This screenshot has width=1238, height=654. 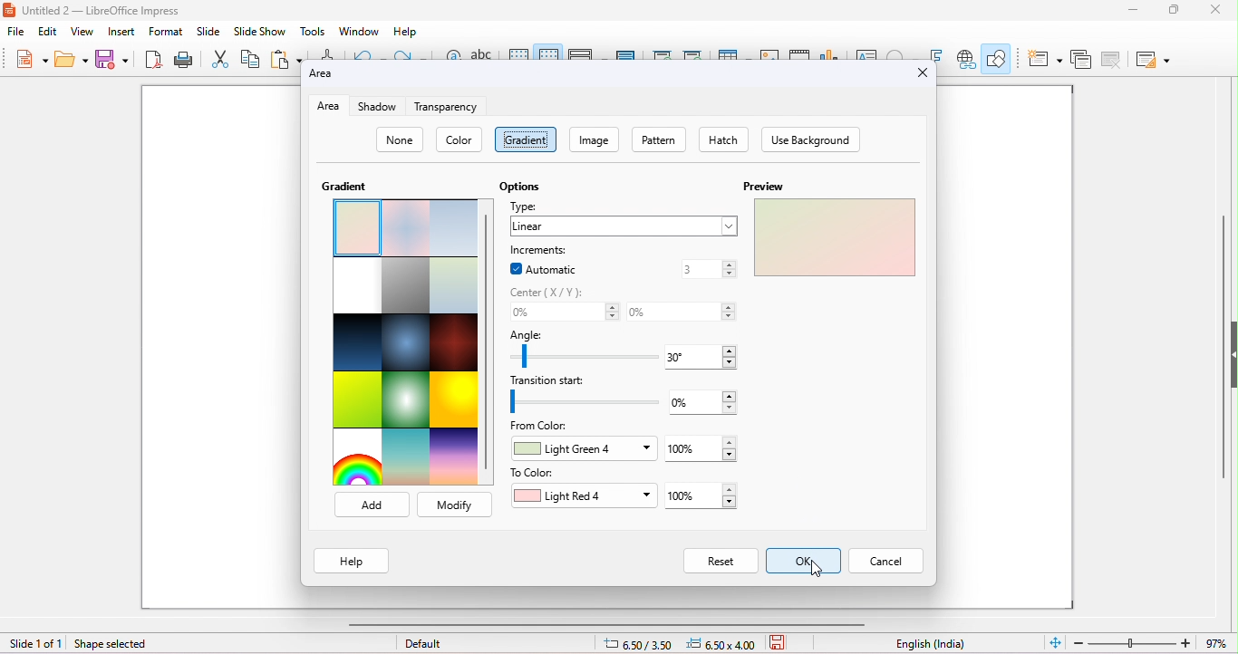 What do you see at coordinates (998, 57) in the screenshot?
I see `show draw functions` at bounding box center [998, 57].